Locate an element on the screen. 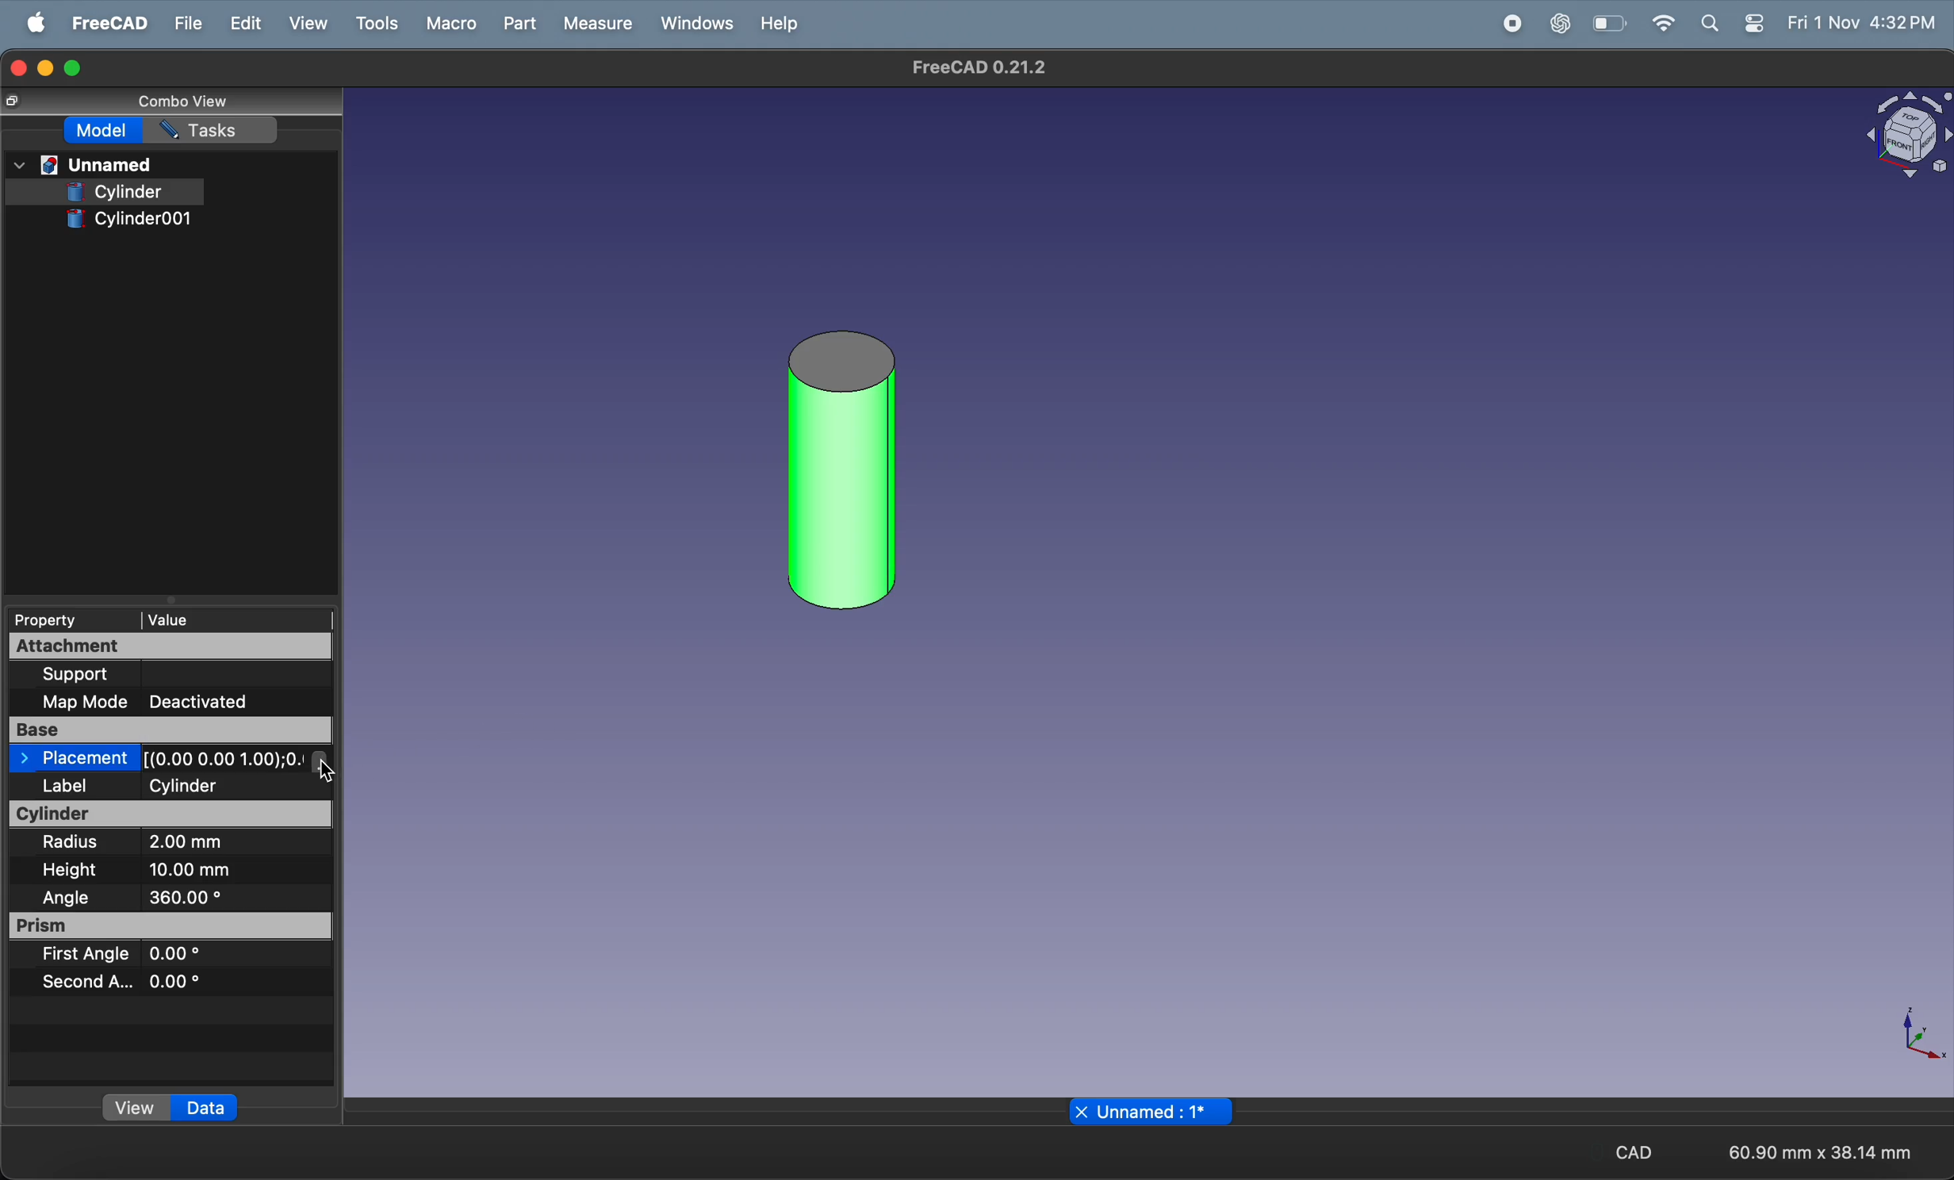 The width and height of the screenshot is (1954, 1180). view is located at coordinates (301, 24).